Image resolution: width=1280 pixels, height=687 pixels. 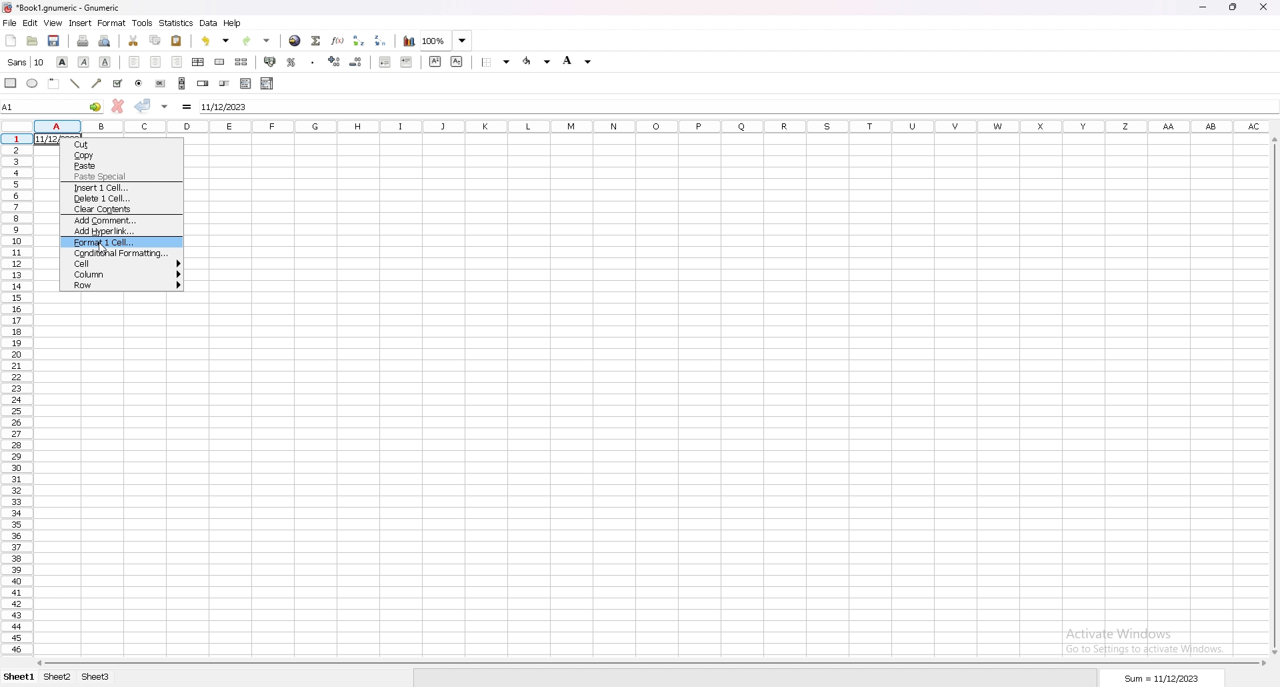 What do you see at coordinates (208, 23) in the screenshot?
I see `data` at bounding box center [208, 23].